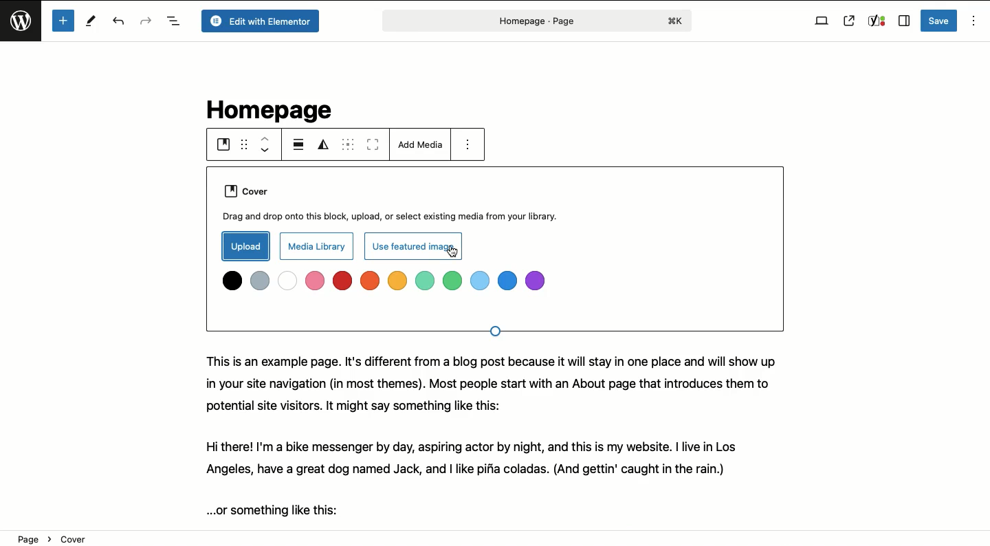 The image size is (990, 546). Describe the element at coordinates (23, 27) in the screenshot. I see `Wordpress logo` at that location.